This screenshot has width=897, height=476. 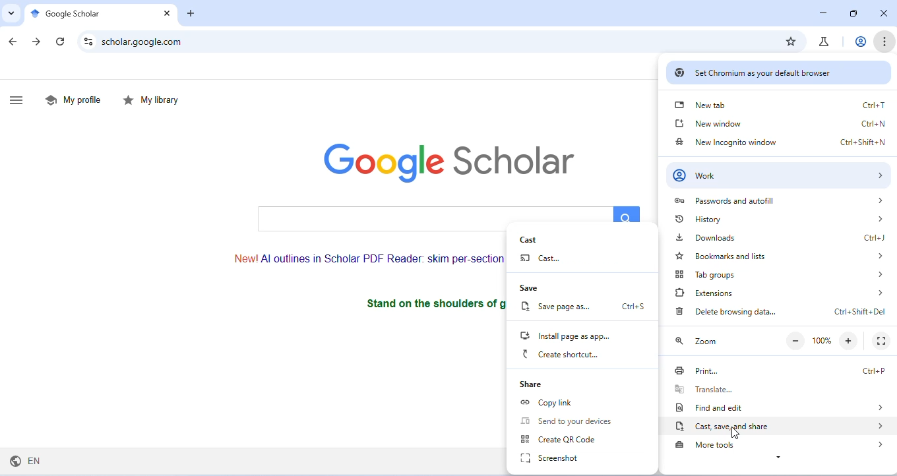 I want to click on google scholar logo, so click(x=450, y=160).